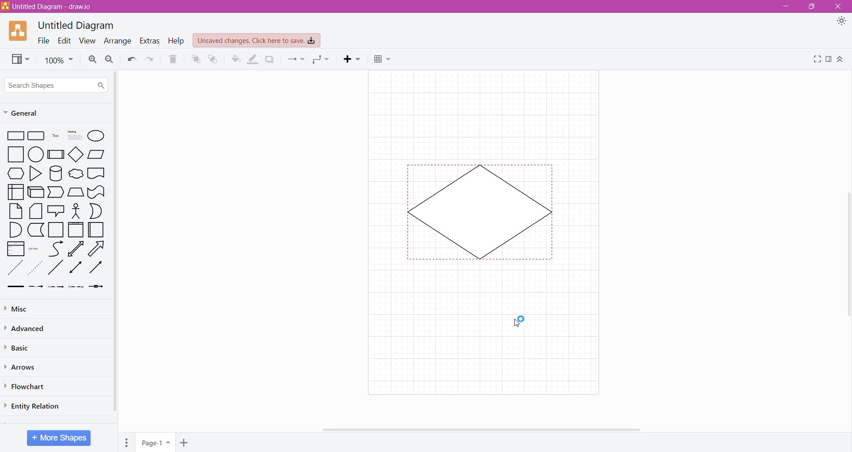  What do you see at coordinates (484, 214) in the screenshot?
I see `Shape Lock Frame` at bounding box center [484, 214].